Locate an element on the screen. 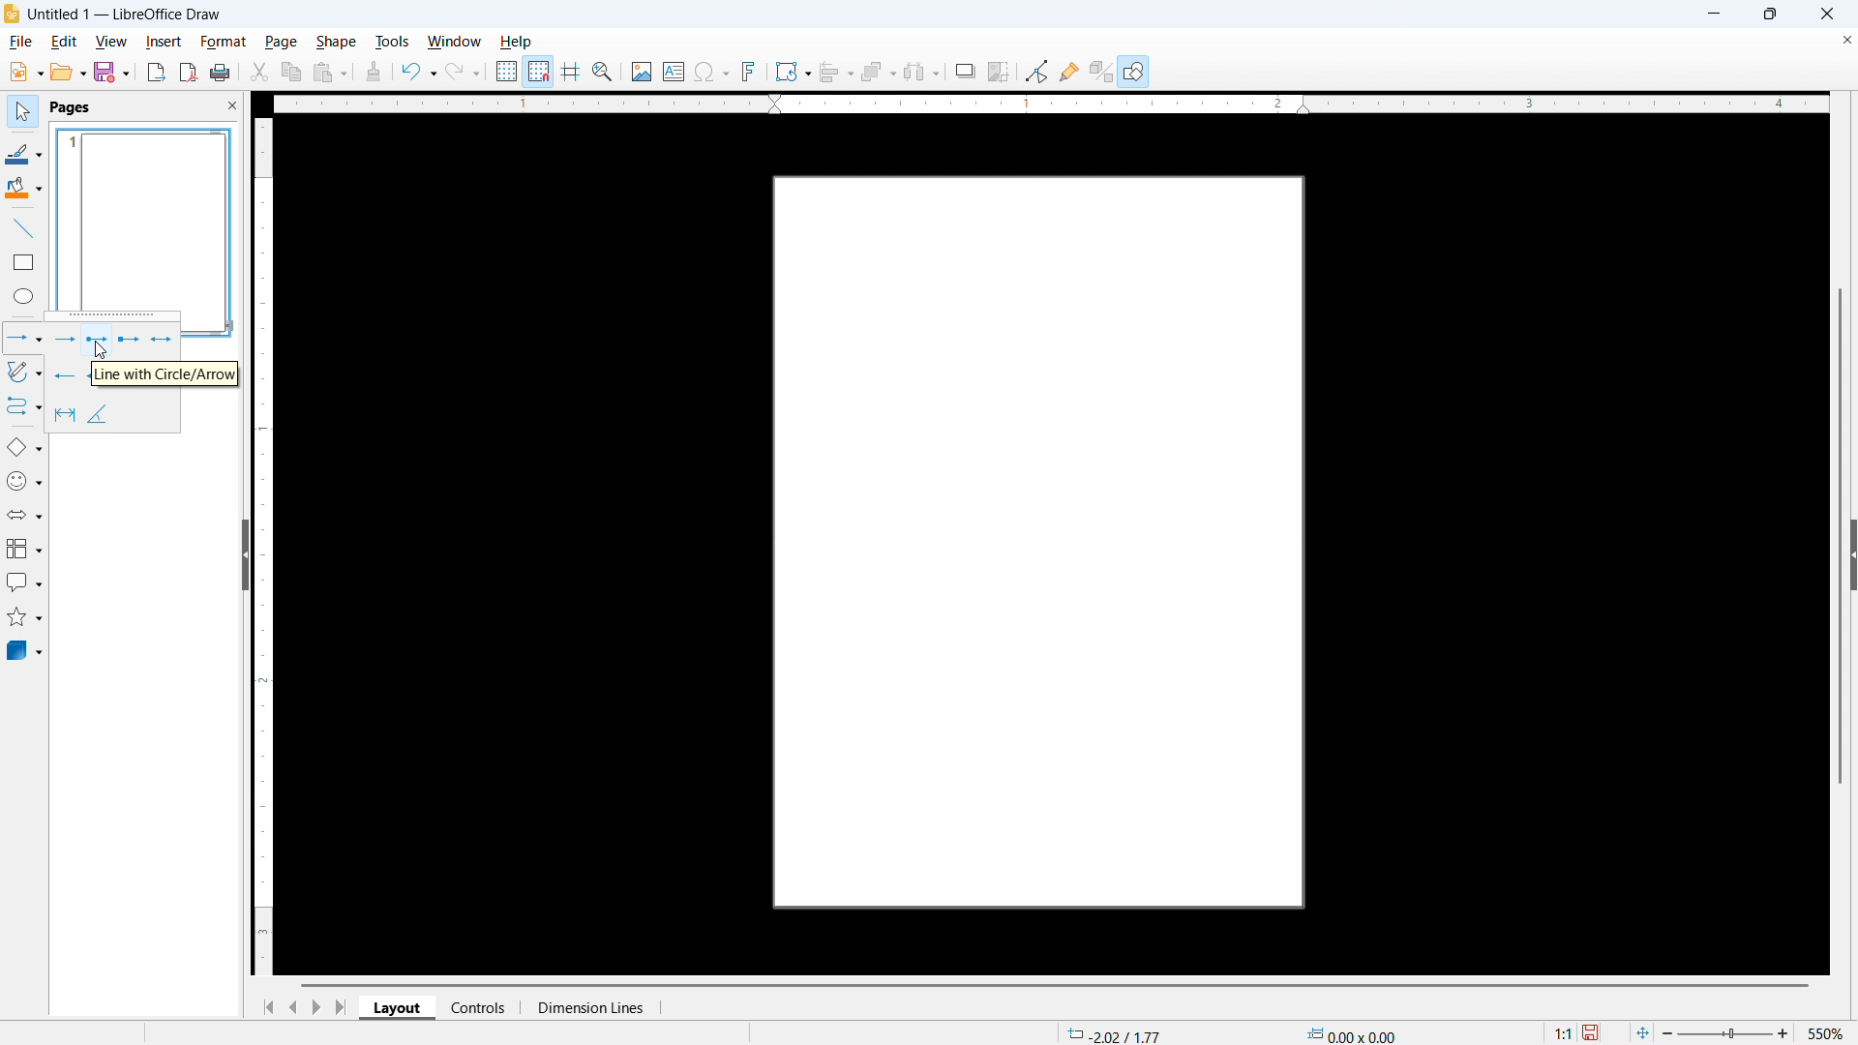 The height and width of the screenshot is (1045, 1858). Select at least three objects to distribute is located at coordinates (922, 72).